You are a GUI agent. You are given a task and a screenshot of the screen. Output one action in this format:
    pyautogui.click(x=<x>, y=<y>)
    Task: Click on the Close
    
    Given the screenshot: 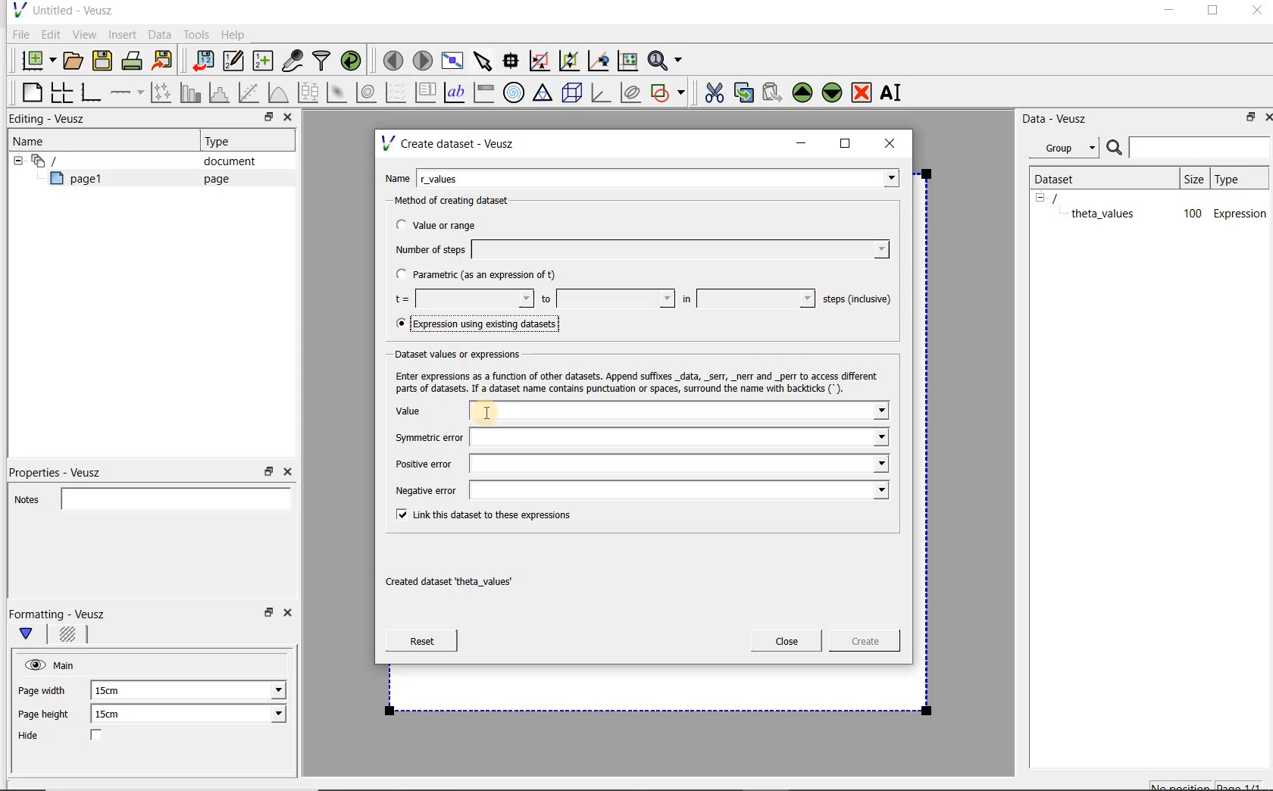 What is the action you would take?
    pyautogui.click(x=290, y=615)
    